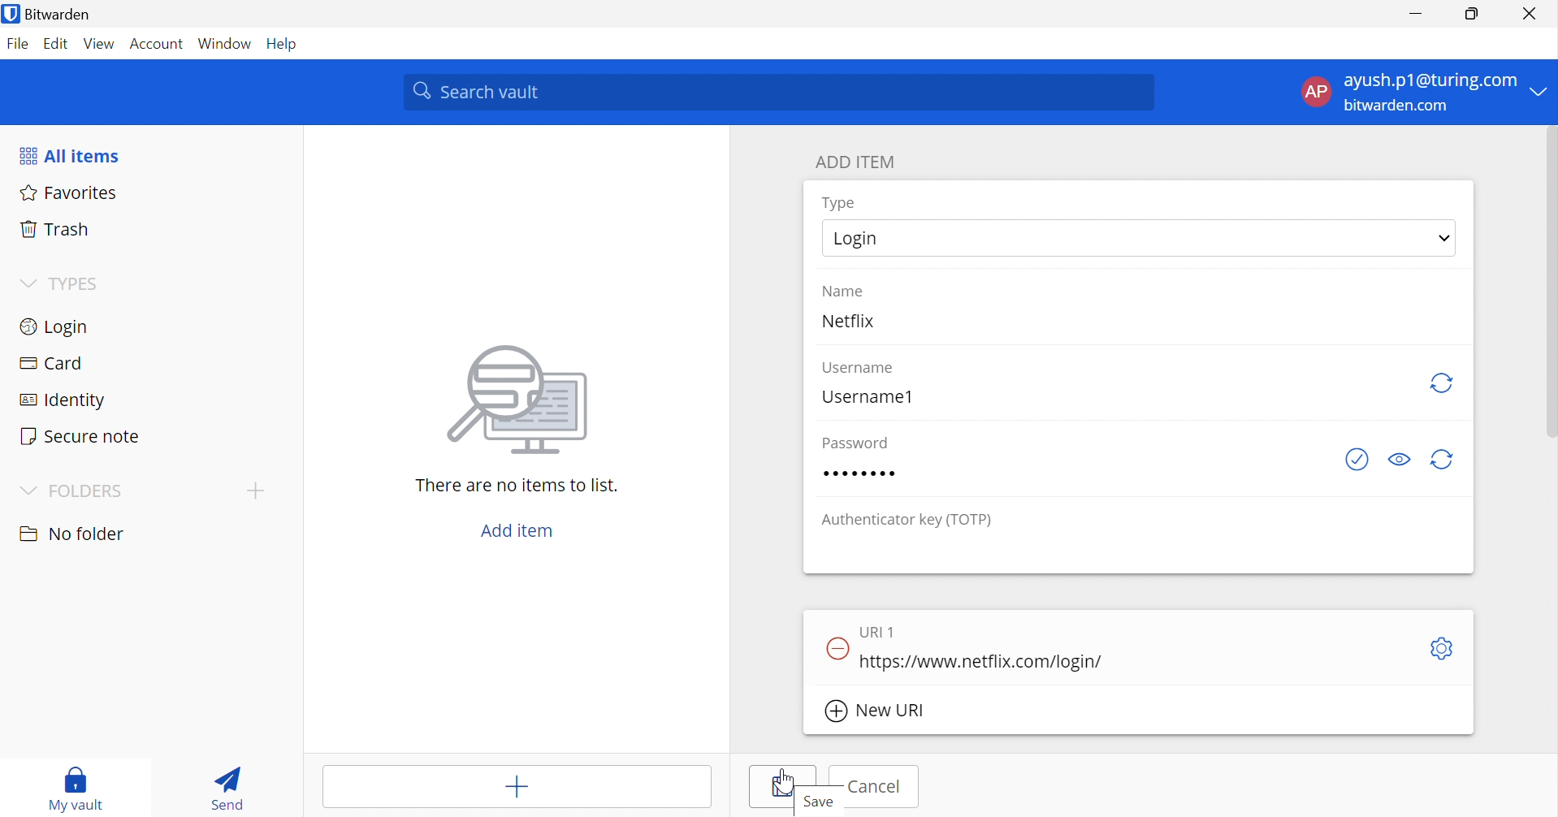 The height and width of the screenshot is (817, 1558). What do you see at coordinates (853, 442) in the screenshot?
I see `Password` at bounding box center [853, 442].